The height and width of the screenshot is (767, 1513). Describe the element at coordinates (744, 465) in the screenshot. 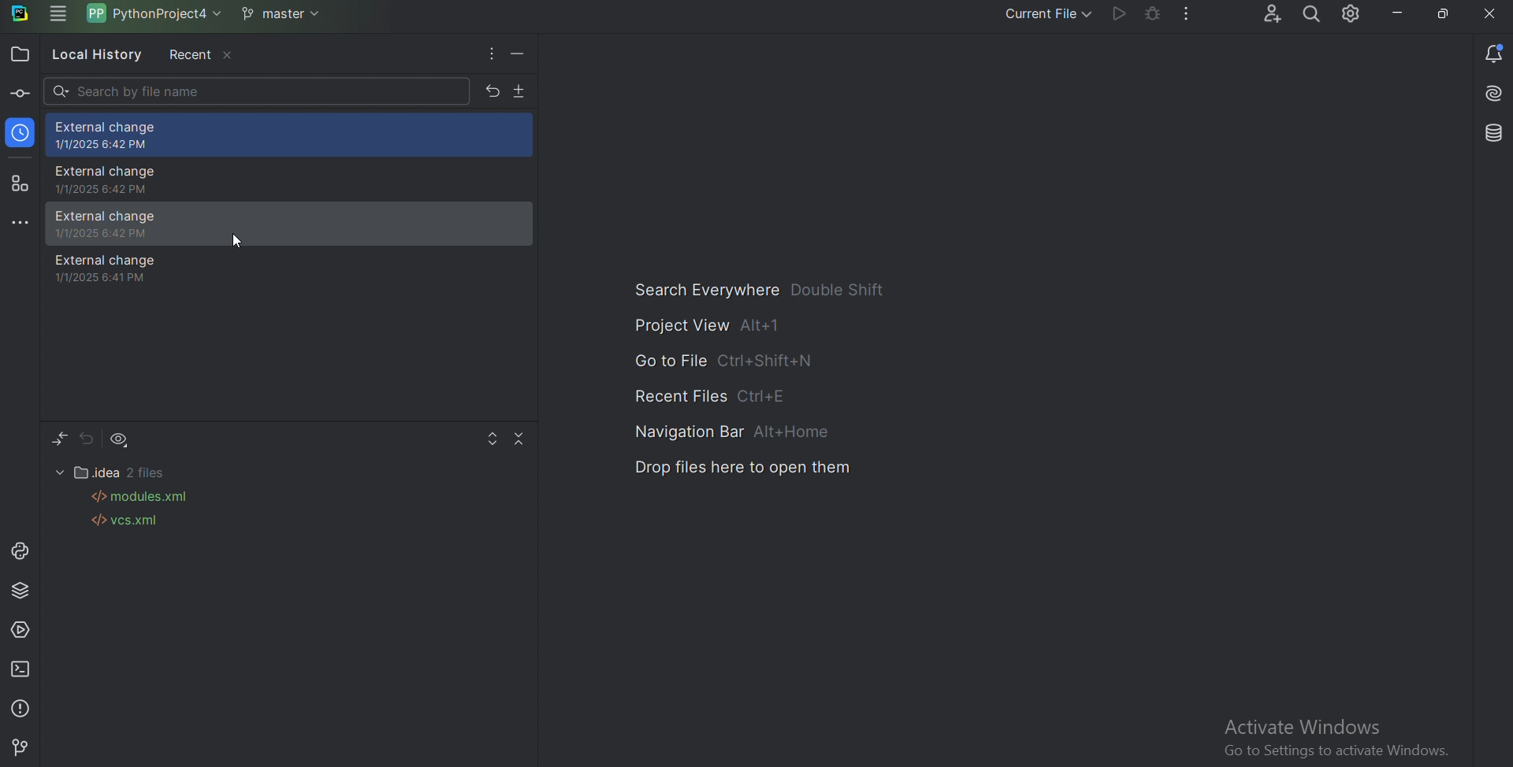

I see `Drop files here to open them` at that location.